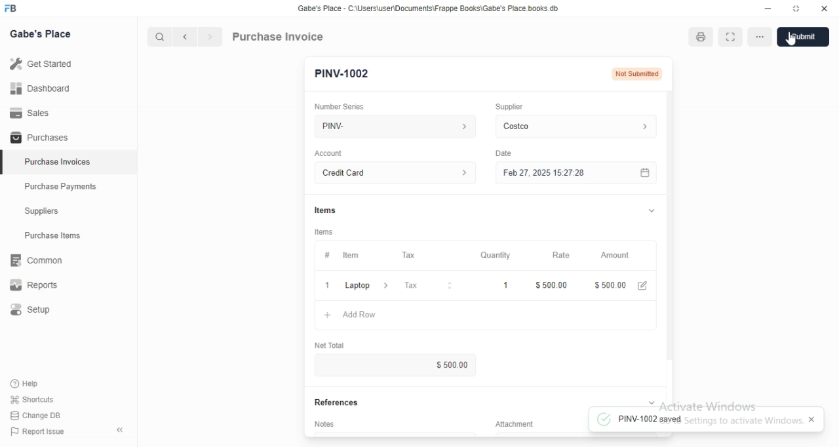 Image resolution: width=839 pixels, height=447 pixels. I want to click on Purchase Items, so click(69, 235).